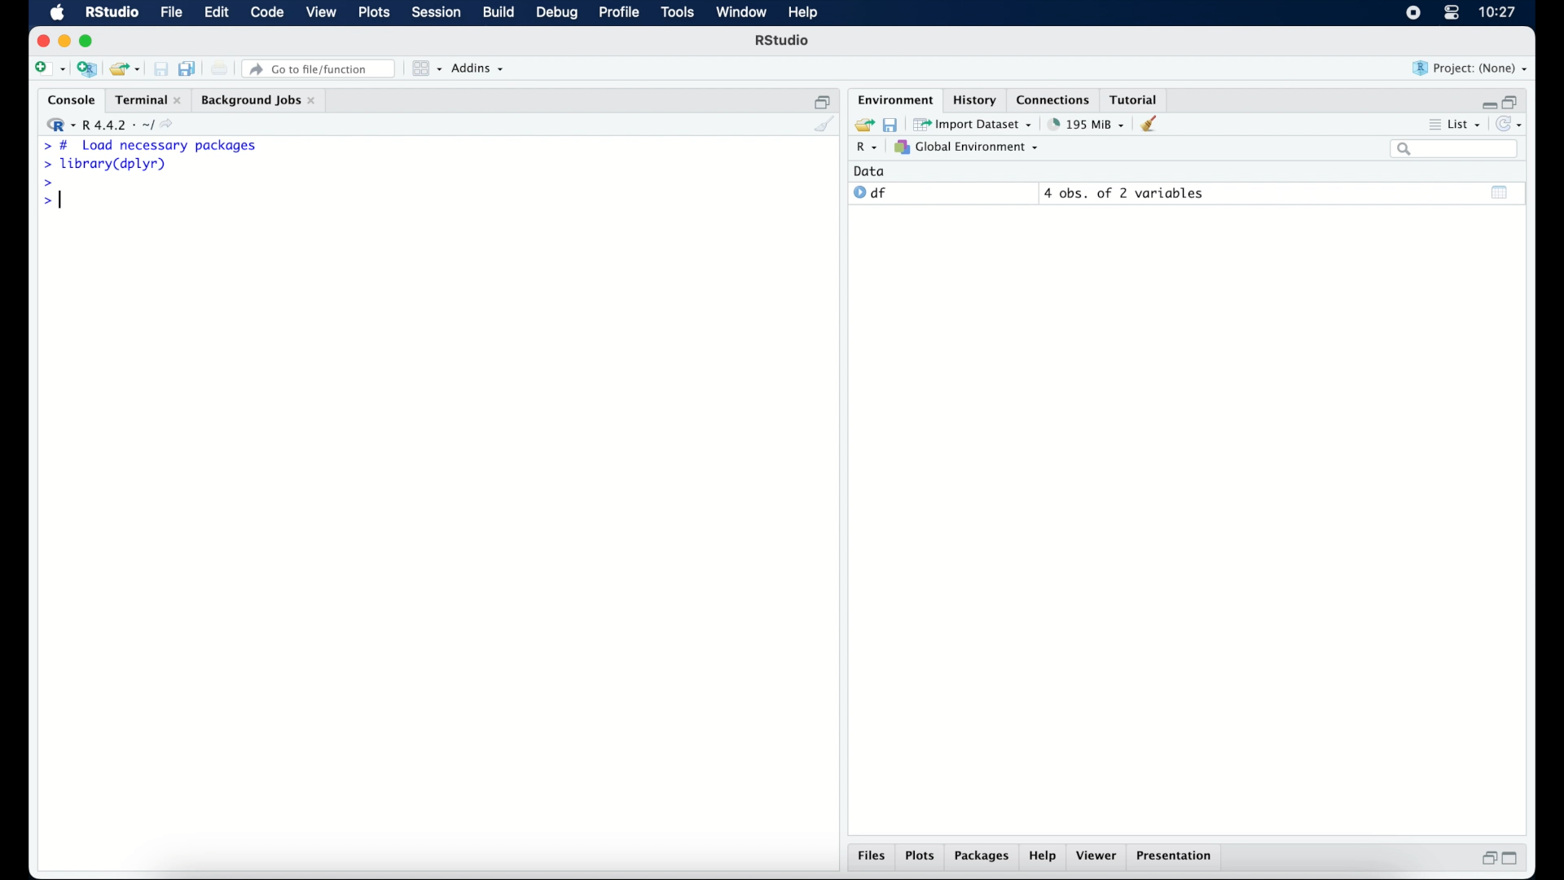  I want to click on workspace panes, so click(425, 68).